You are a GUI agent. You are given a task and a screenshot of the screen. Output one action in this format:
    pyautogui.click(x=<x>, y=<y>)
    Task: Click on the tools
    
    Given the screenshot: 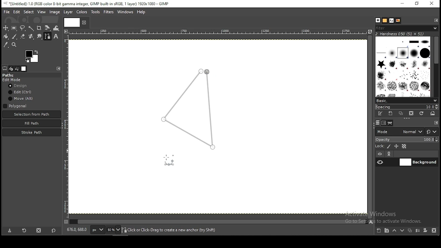 What is the action you would take?
    pyautogui.click(x=95, y=12)
    